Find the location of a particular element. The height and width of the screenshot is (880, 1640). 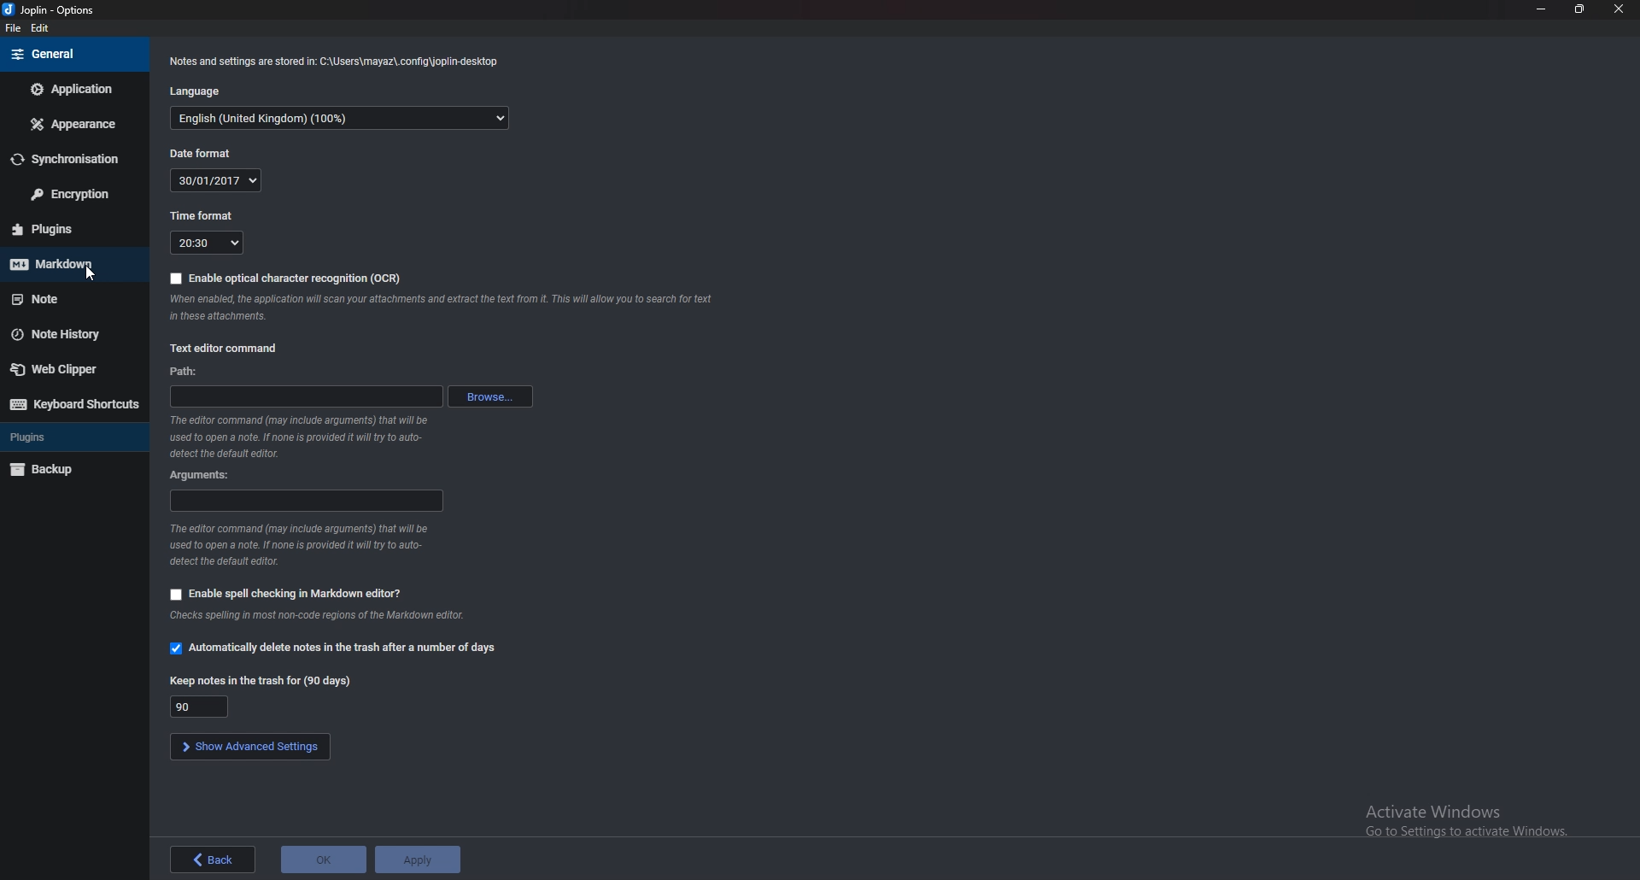

30/01/2017 is located at coordinates (219, 179).